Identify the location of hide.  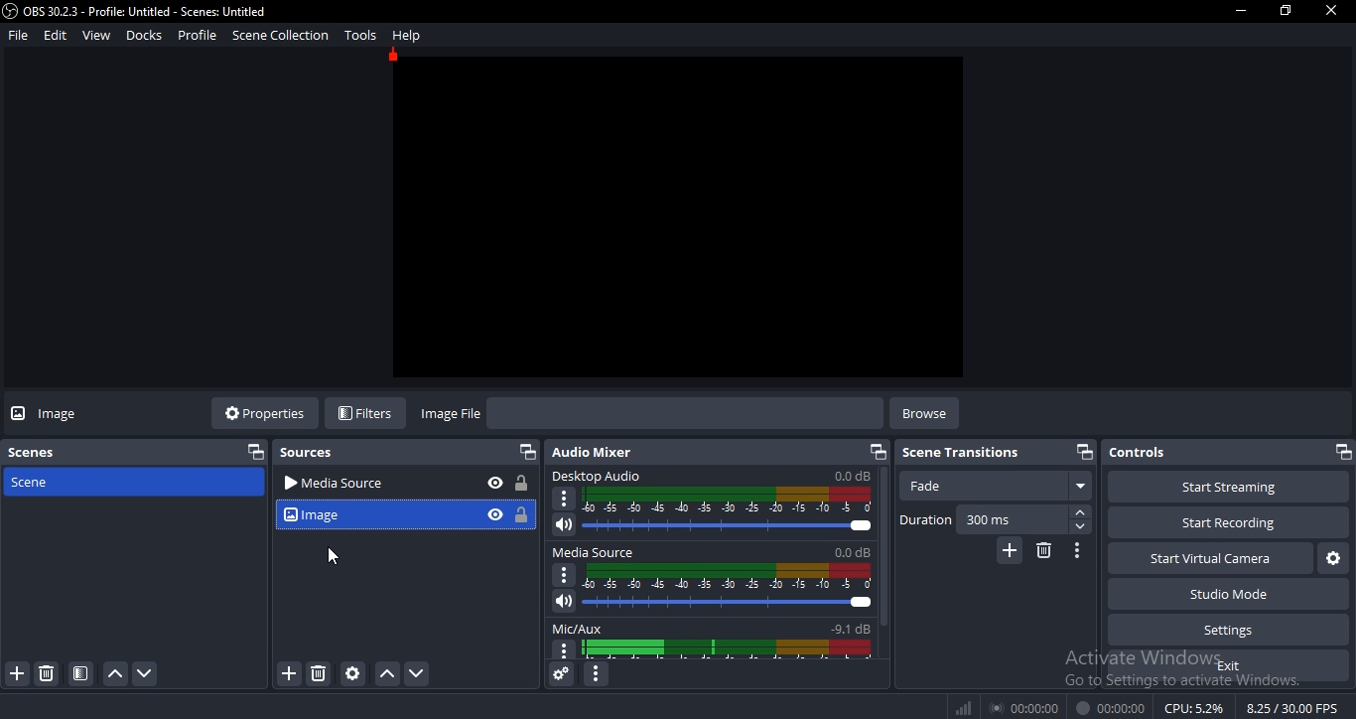
(493, 484).